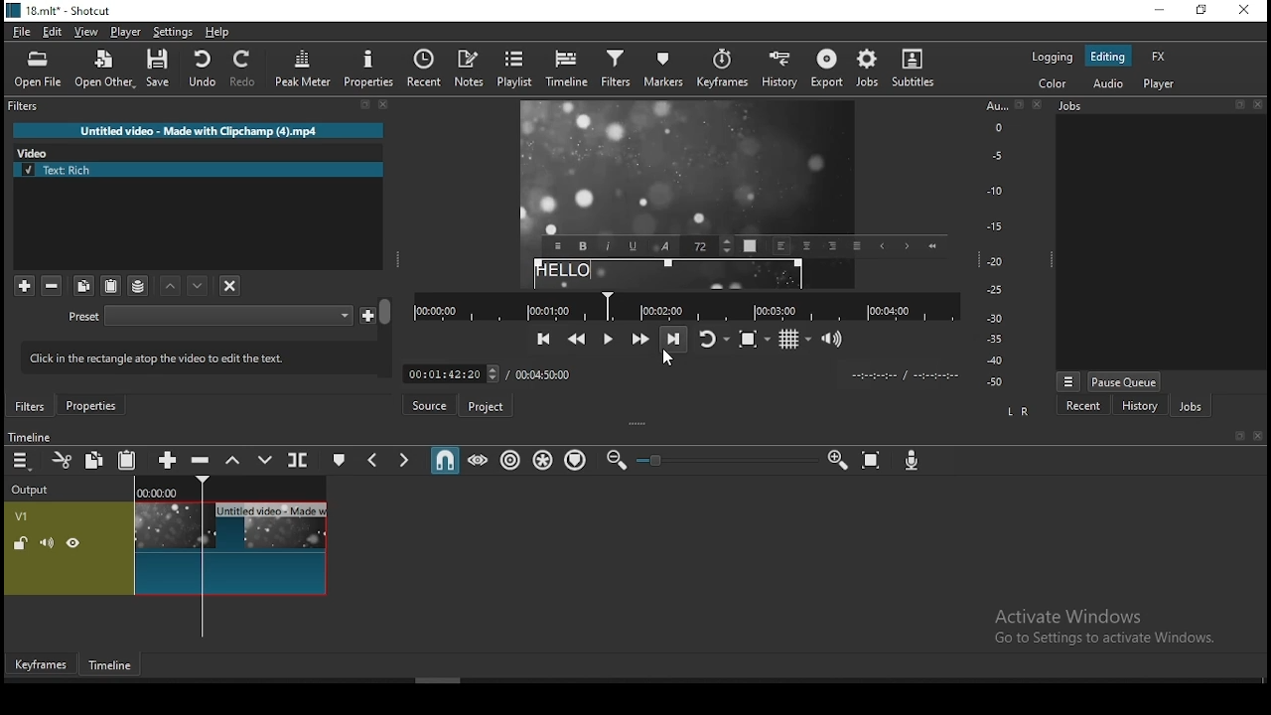 Image resolution: width=1271 pixels, height=715 pixels. What do you see at coordinates (451, 372) in the screenshot?
I see `Frame Time` at bounding box center [451, 372].